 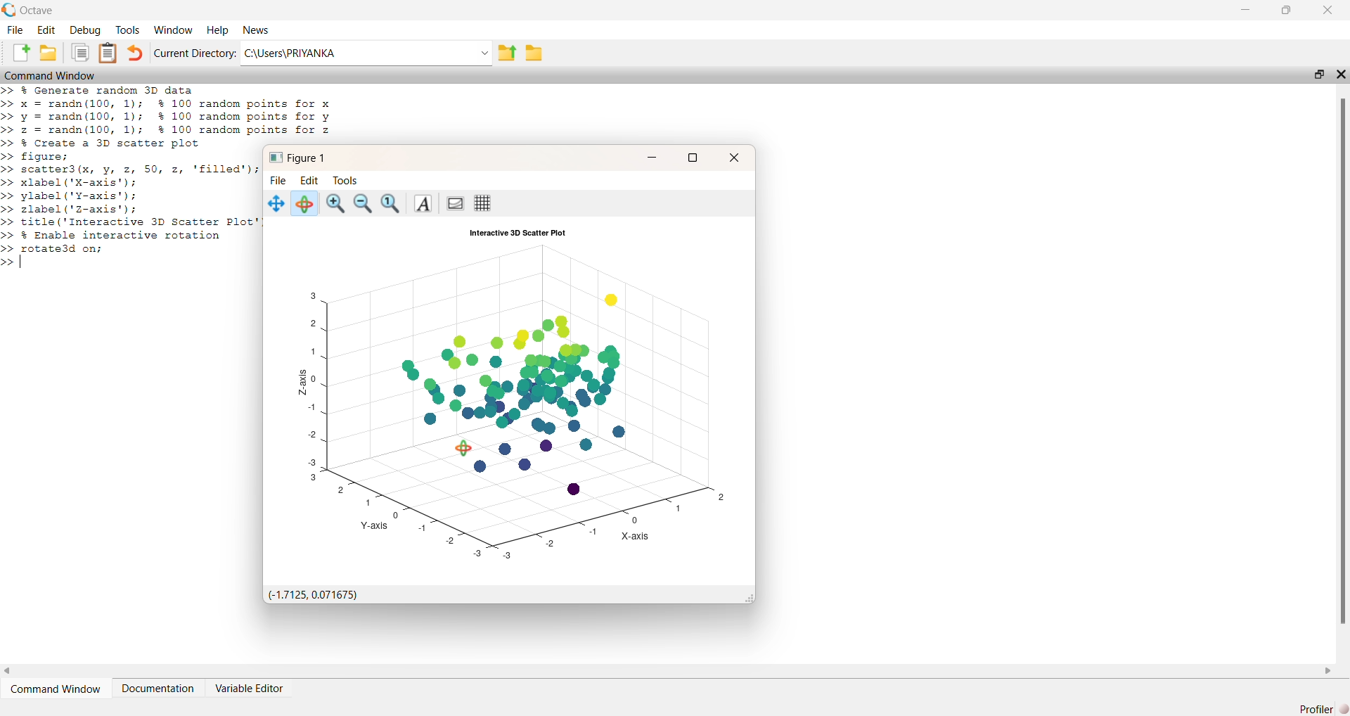 What do you see at coordinates (733, 158) in the screenshot?
I see `close` at bounding box center [733, 158].